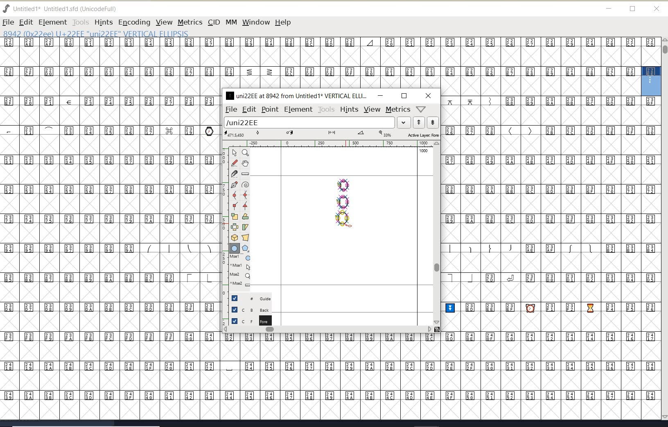 The height and width of the screenshot is (427, 668). I want to click on VIEW, so click(163, 22).